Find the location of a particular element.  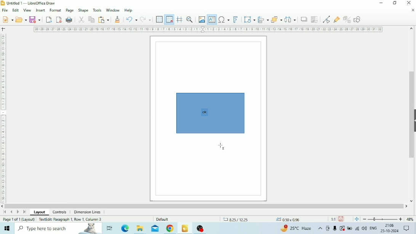

Open is located at coordinates (21, 19).